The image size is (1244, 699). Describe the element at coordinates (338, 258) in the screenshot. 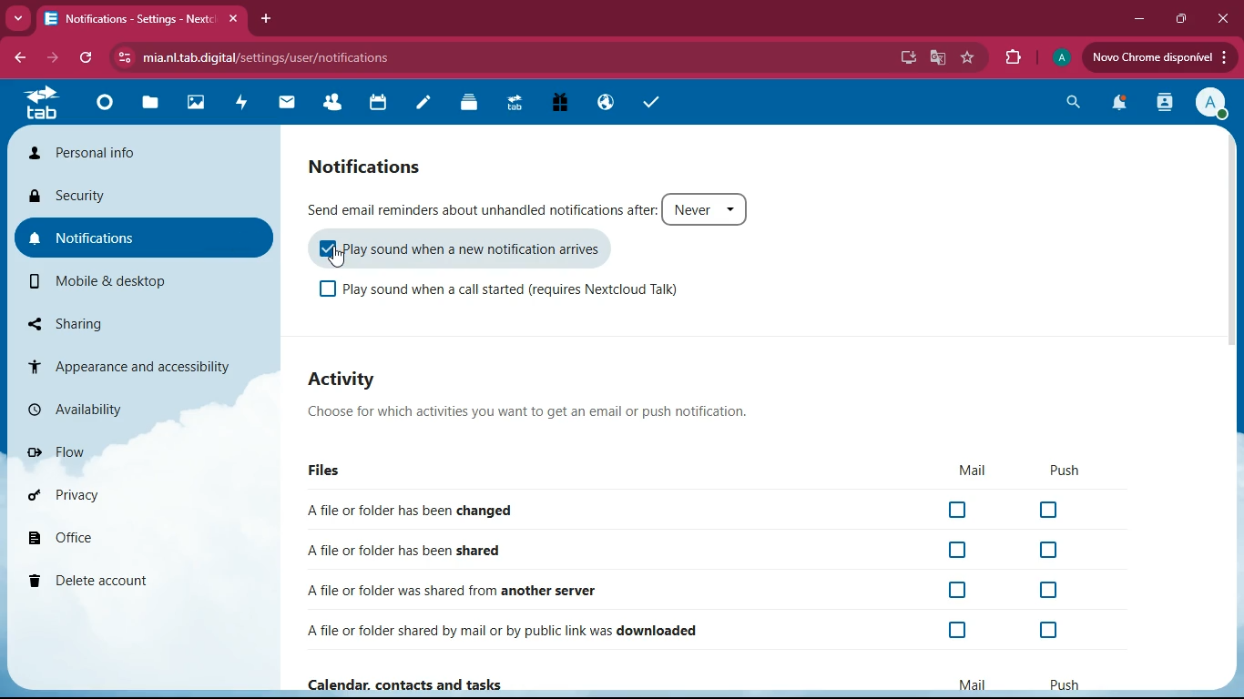

I see `pointing cursor` at that location.